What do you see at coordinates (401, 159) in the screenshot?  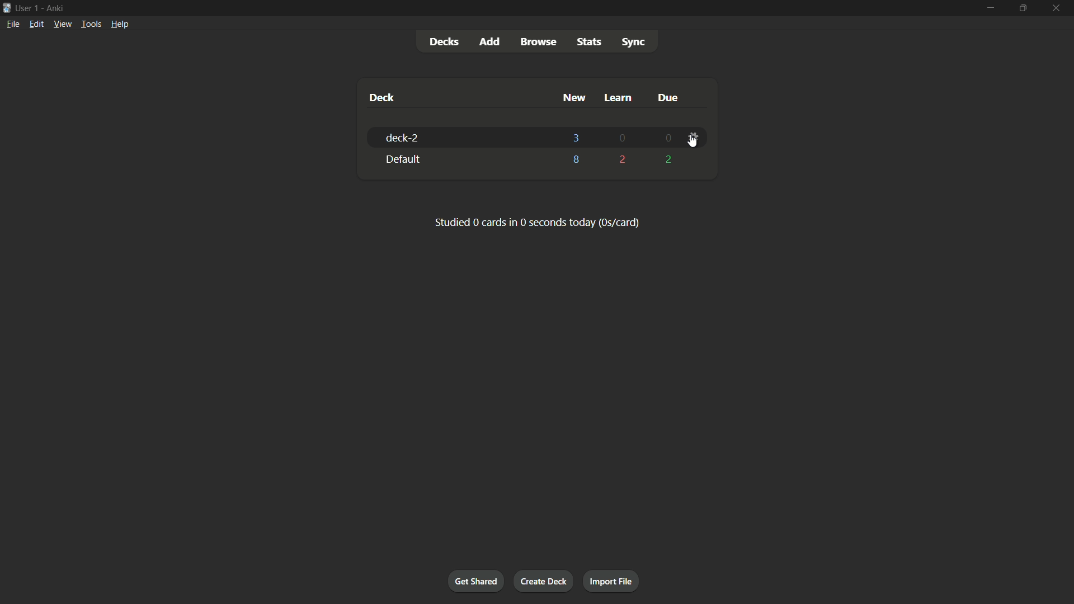 I see `default` at bounding box center [401, 159].